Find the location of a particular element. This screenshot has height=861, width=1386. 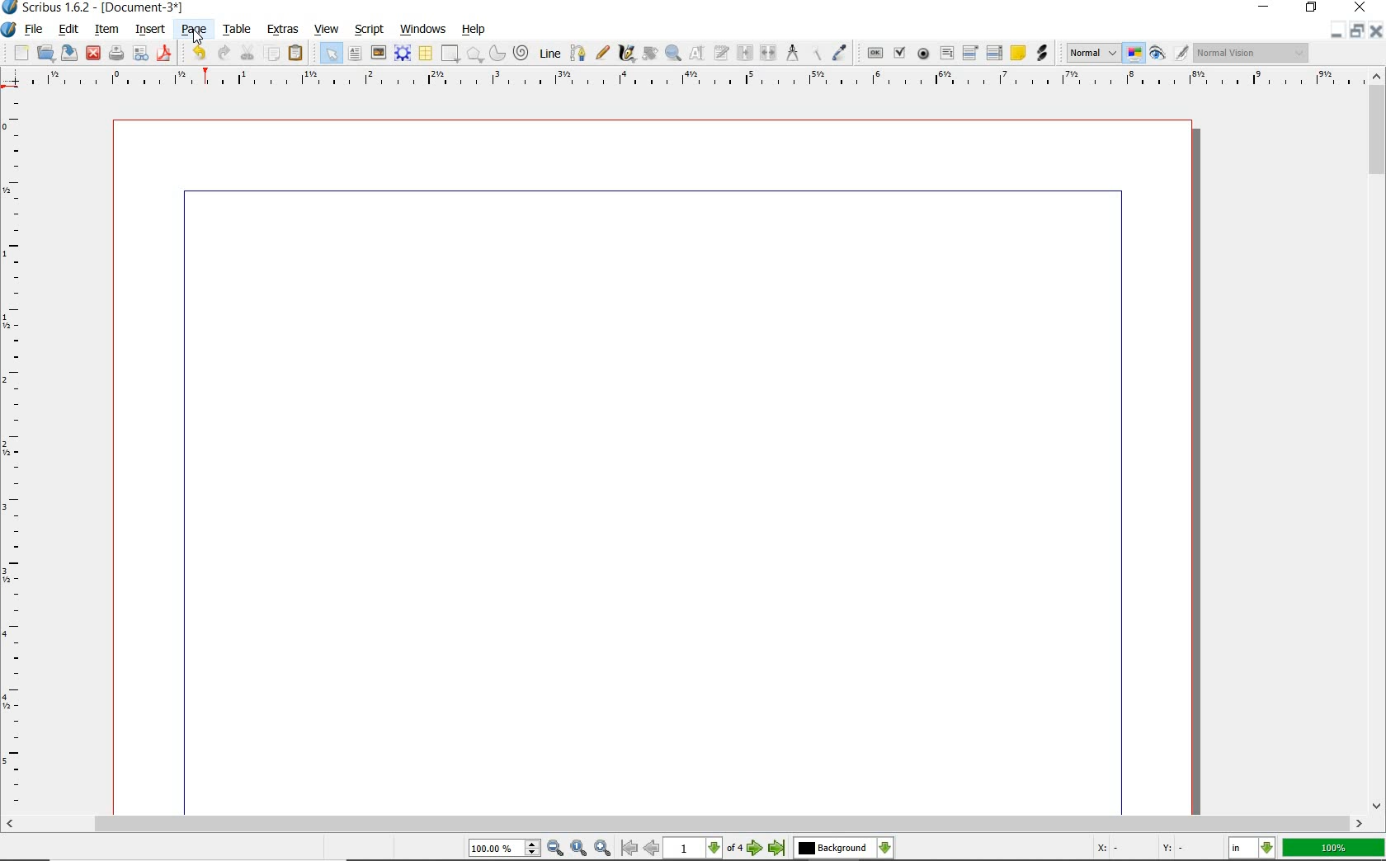

select the current unit: in is located at coordinates (1252, 848).